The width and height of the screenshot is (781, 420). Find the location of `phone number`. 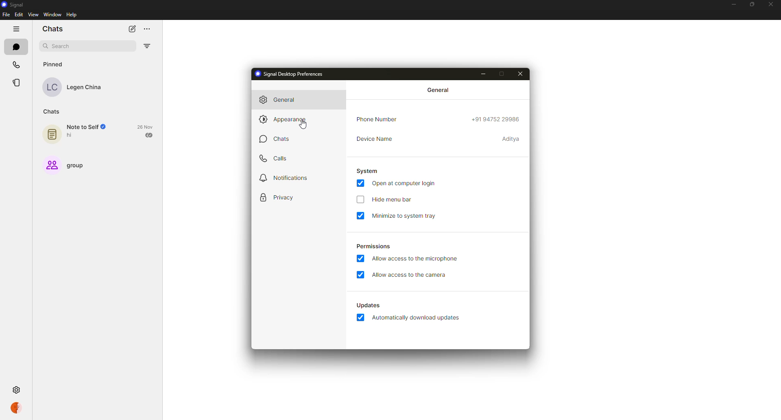

phone number is located at coordinates (497, 119).